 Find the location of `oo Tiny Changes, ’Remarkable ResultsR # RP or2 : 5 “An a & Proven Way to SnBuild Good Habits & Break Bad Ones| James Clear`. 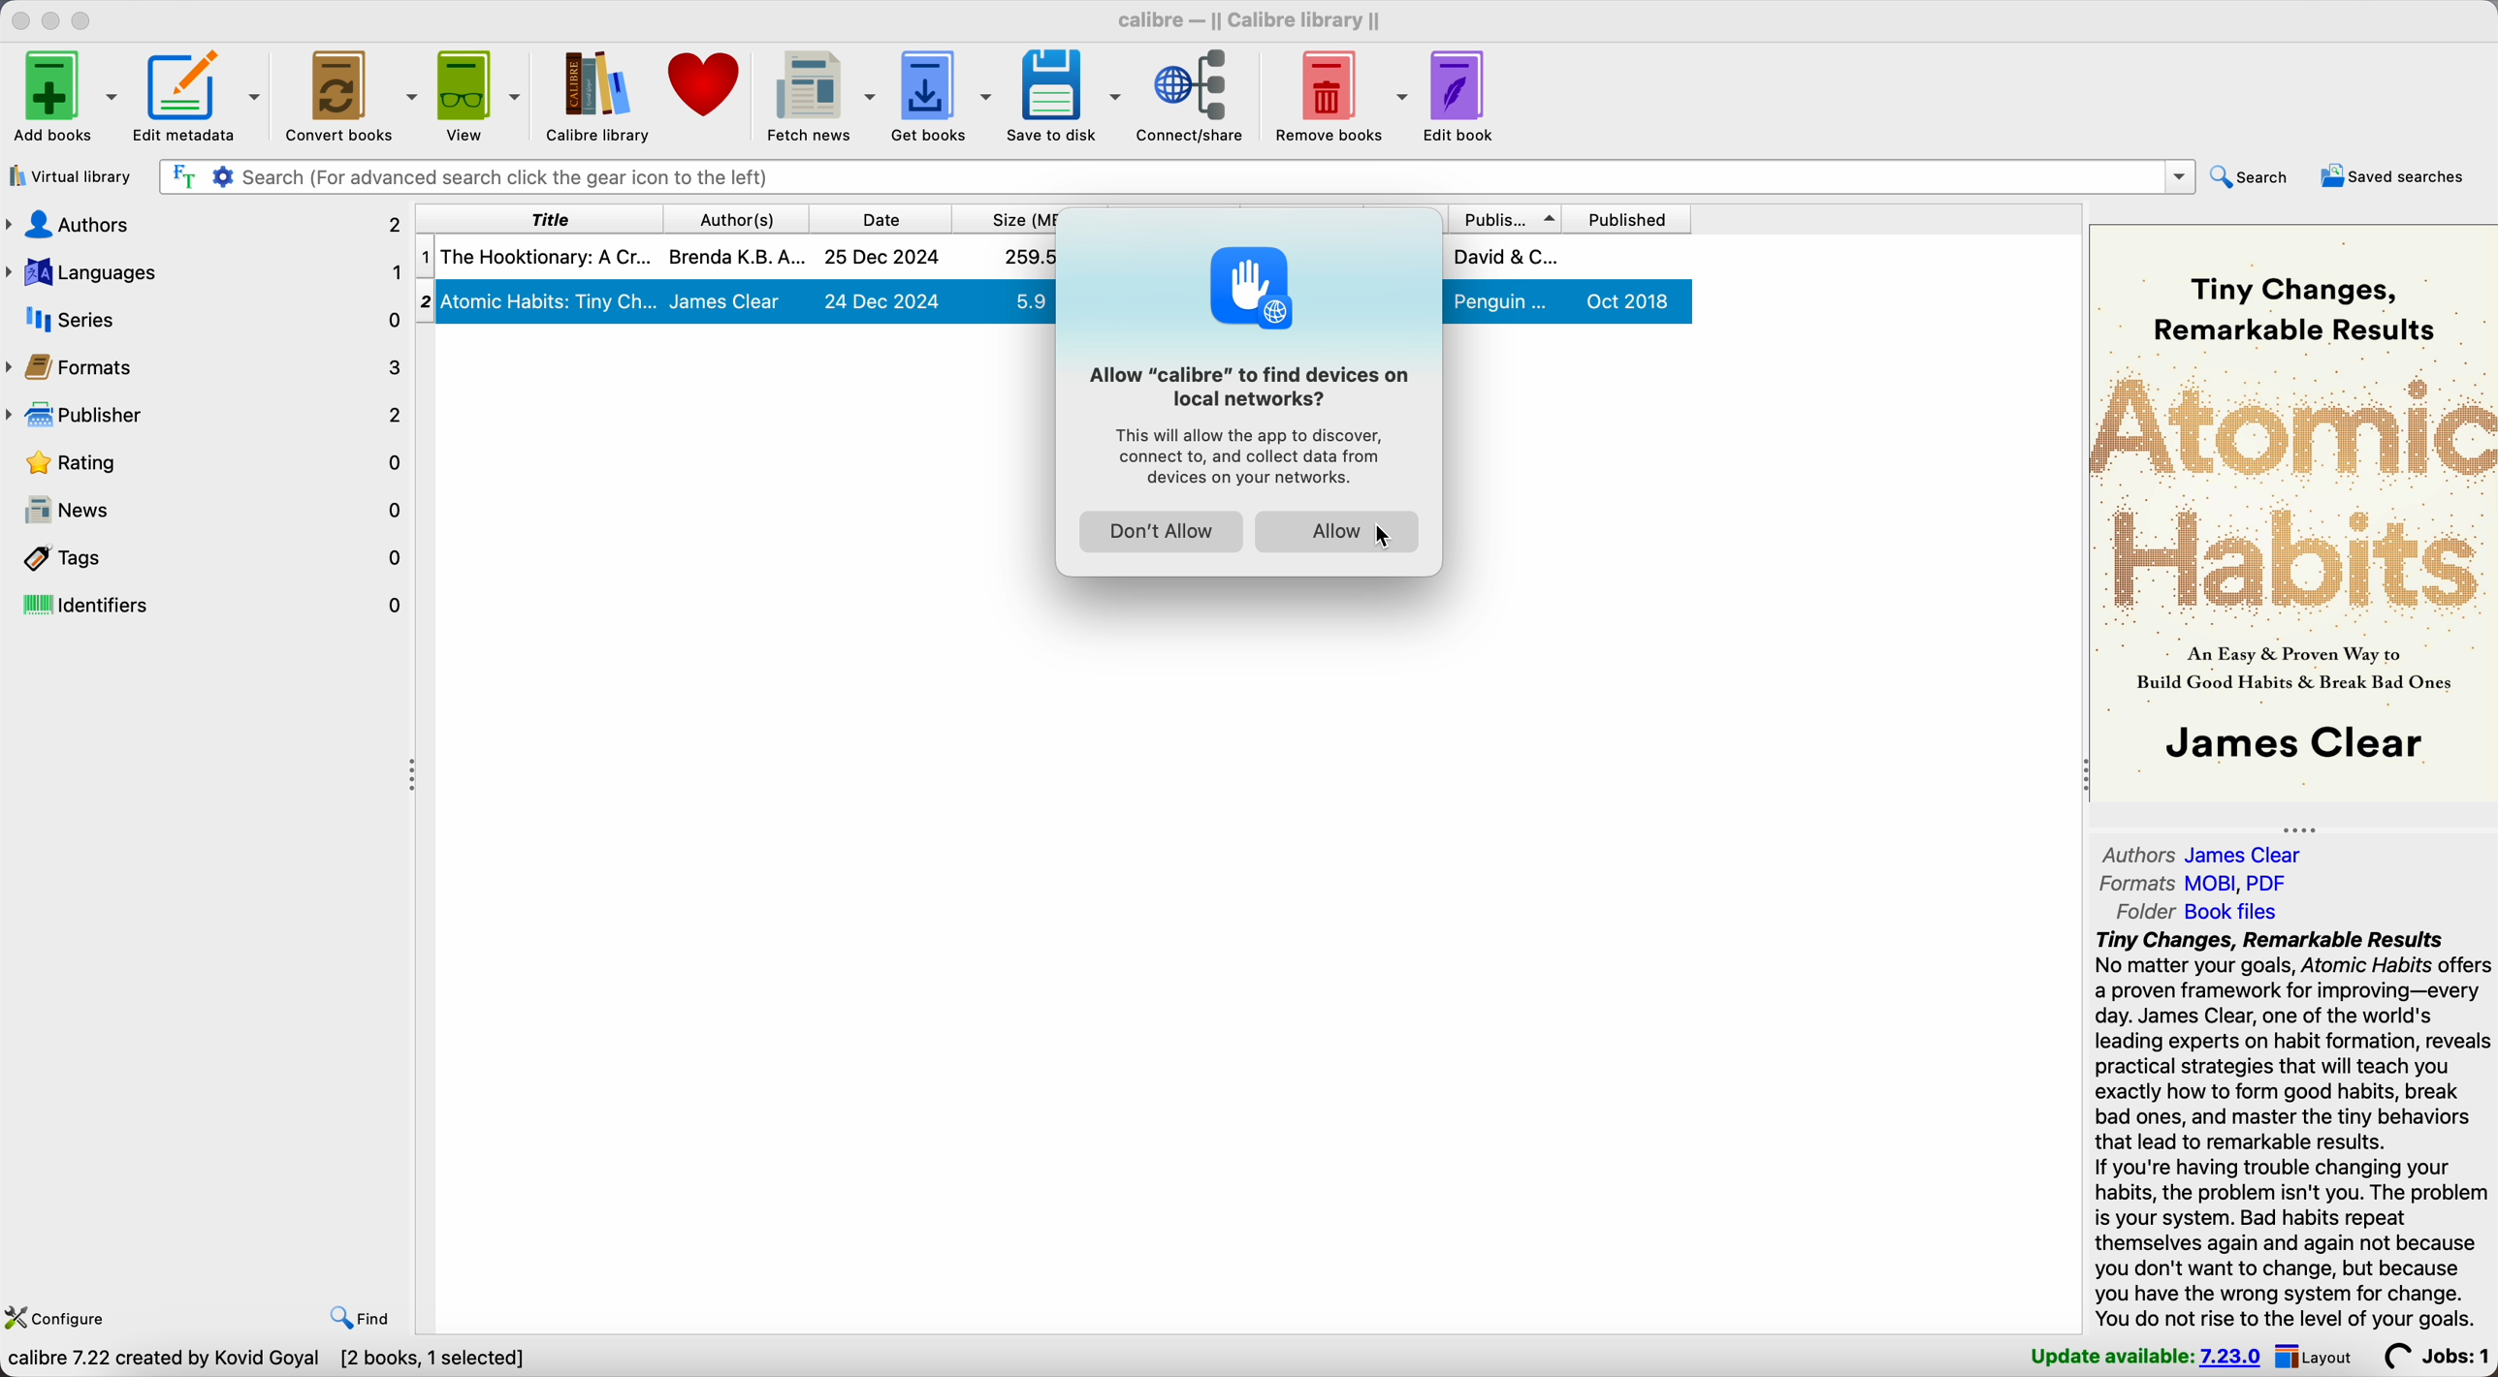

oo Tiny Changes, ’Remarkable ResultsR # RP or2 : 5 “An a & Proven Way to SnBuild Good Habits & Break Bad Ones| James Clear is located at coordinates (2289, 514).